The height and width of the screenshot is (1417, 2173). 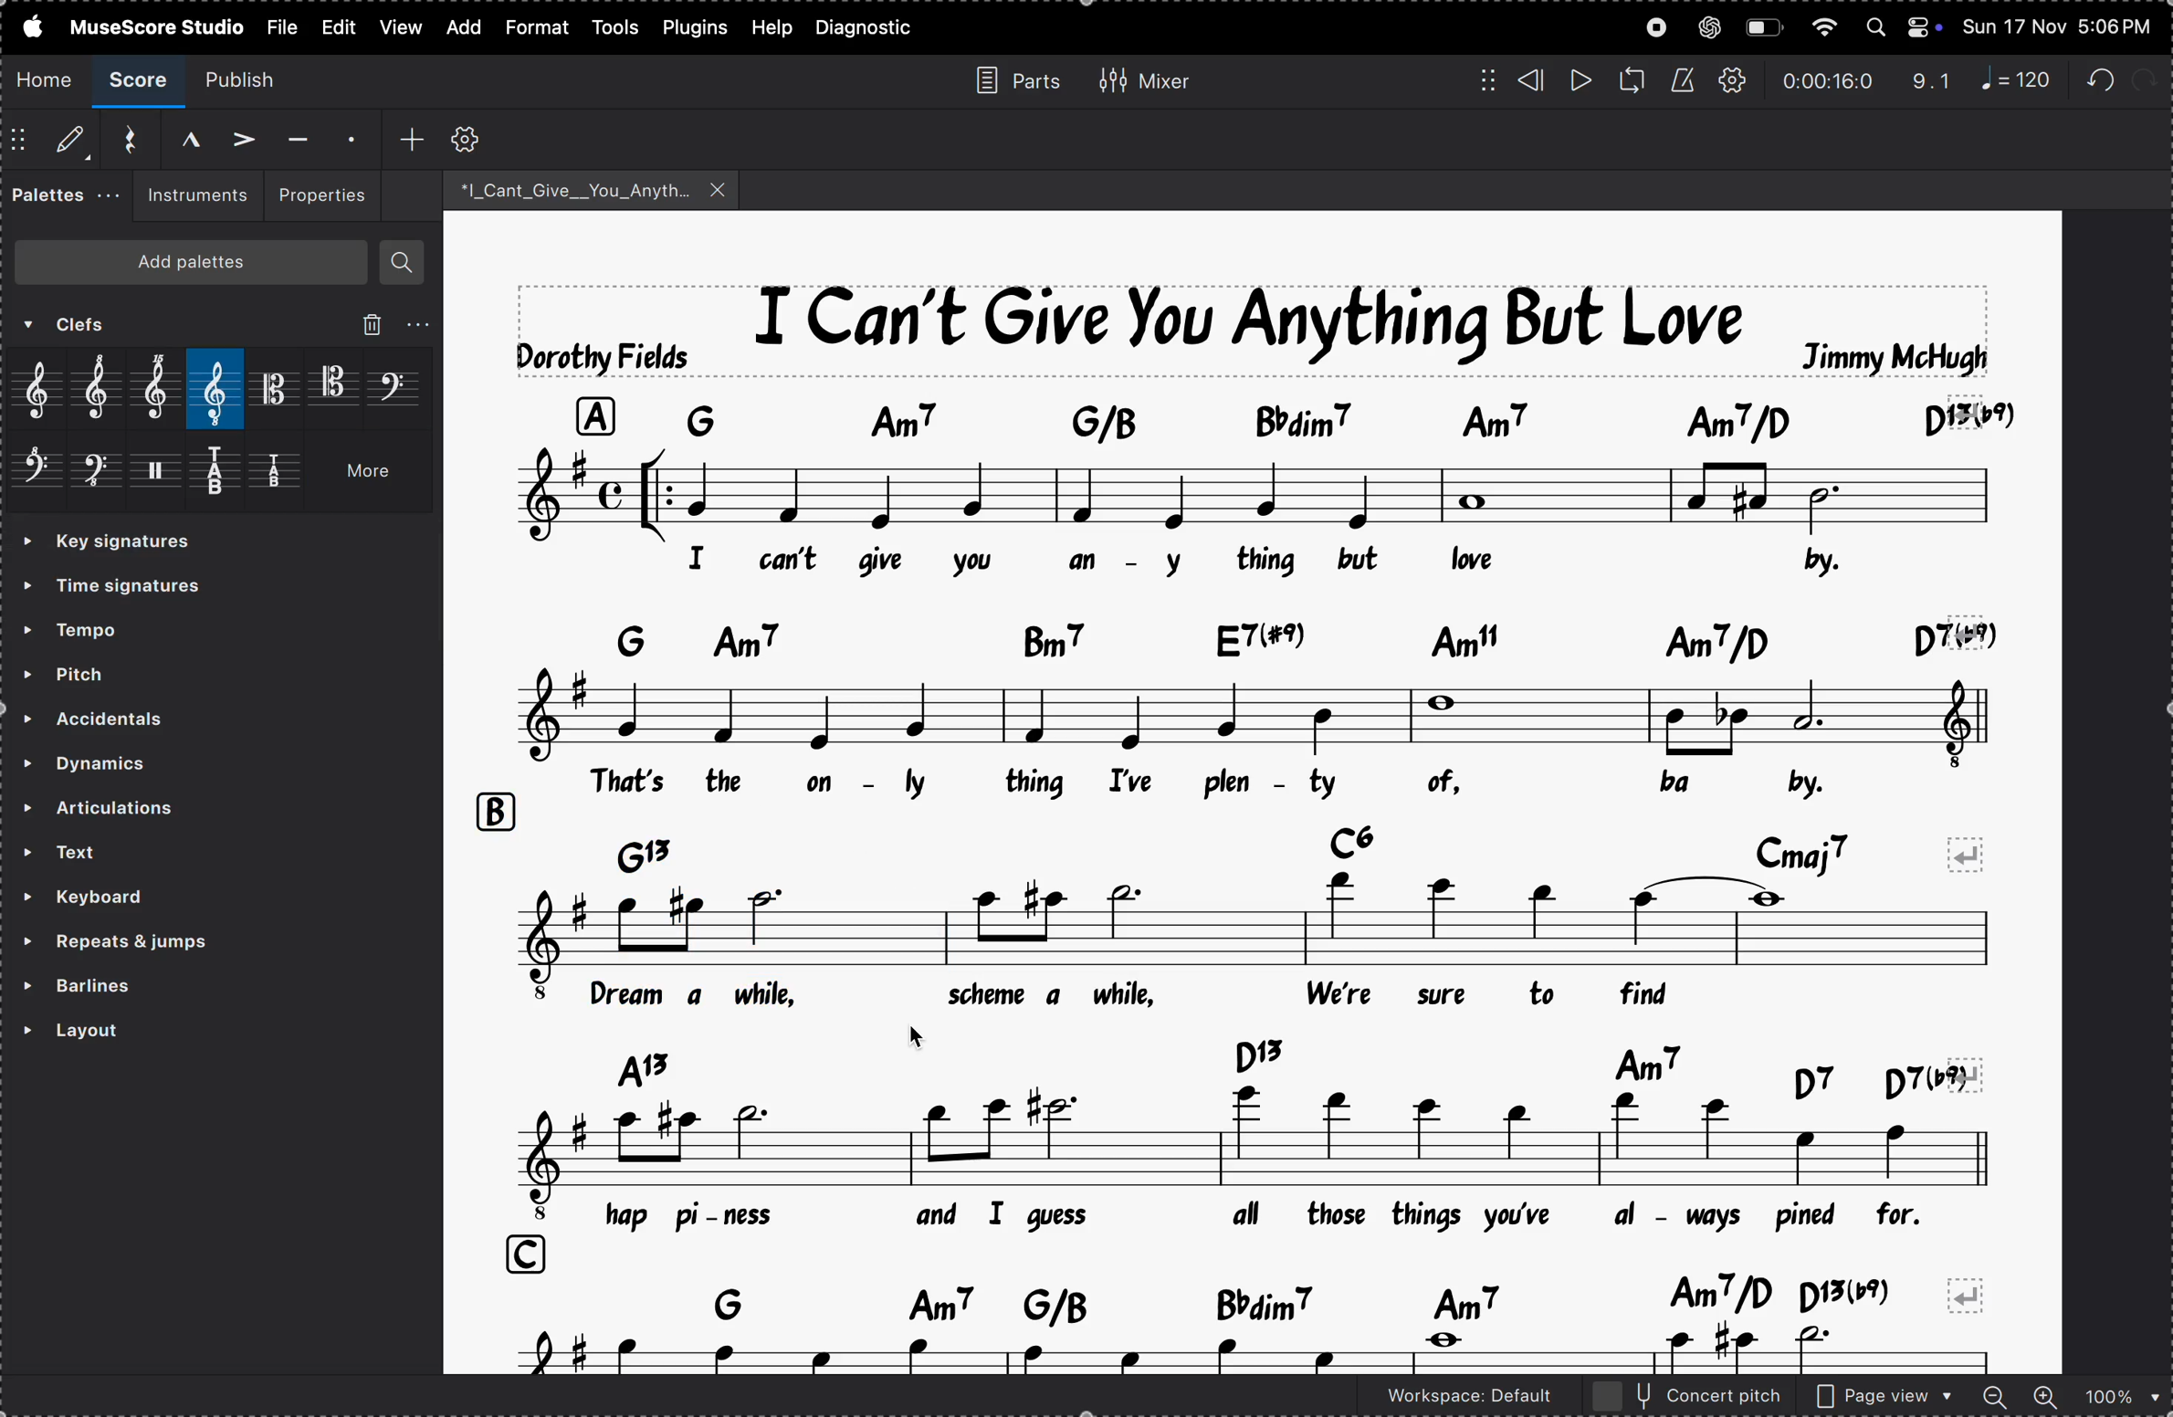 What do you see at coordinates (871, 28) in the screenshot?
I see `daignostics` at bounding box center [871, 28].